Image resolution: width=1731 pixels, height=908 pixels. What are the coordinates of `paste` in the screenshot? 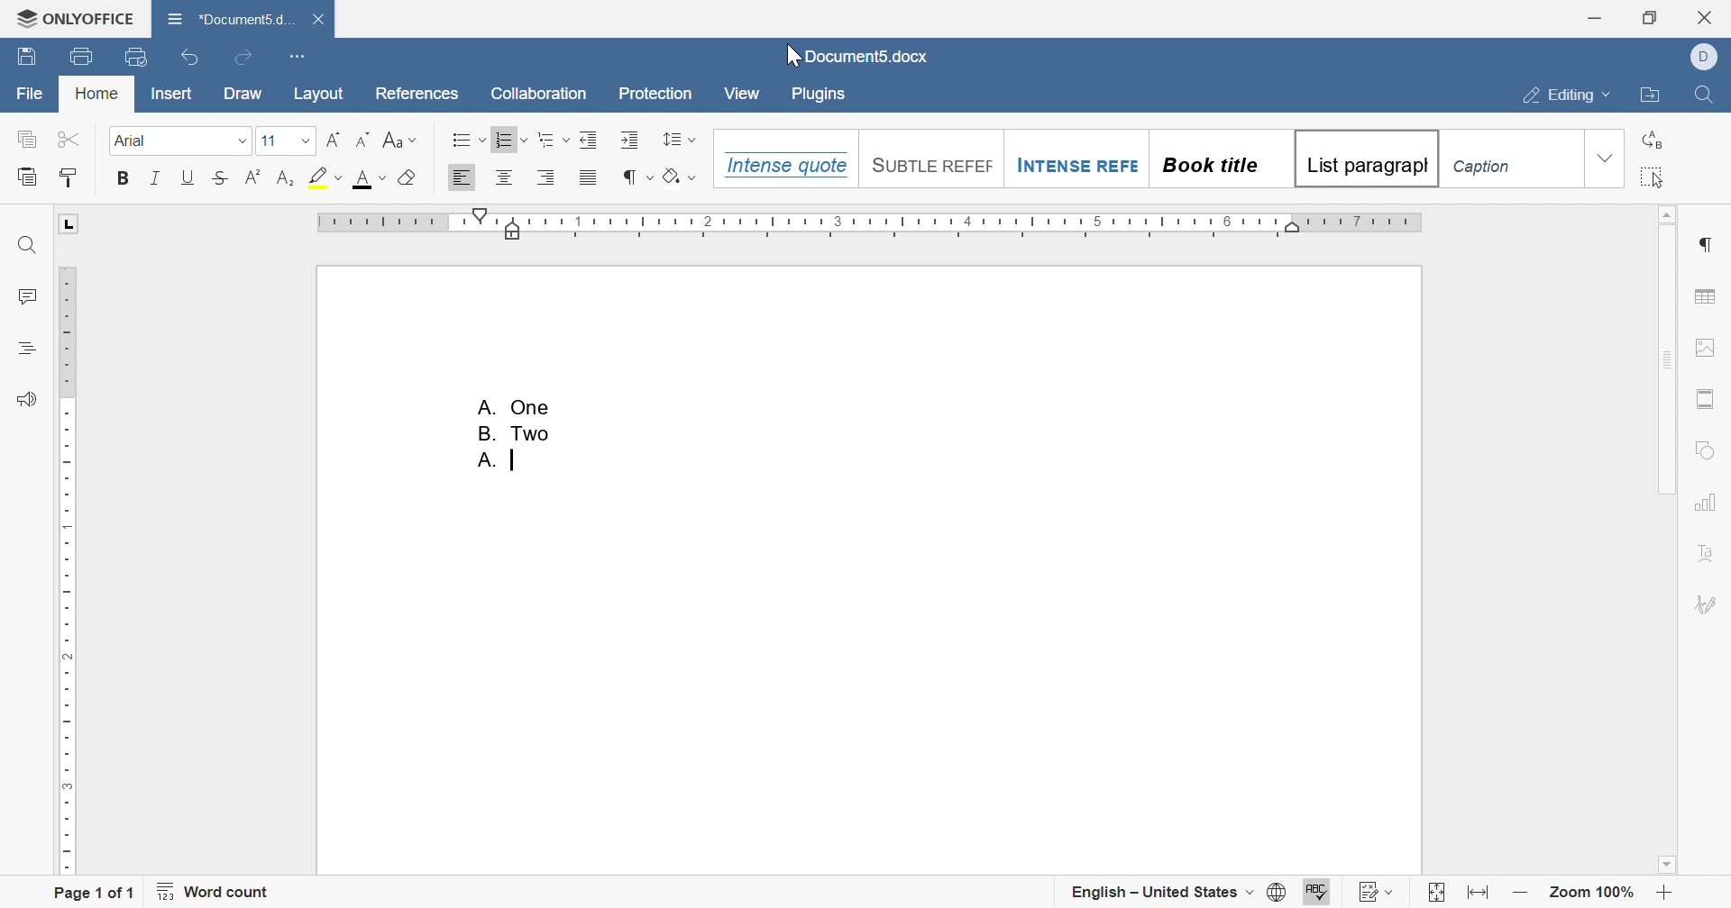 It's located at (26, 175).